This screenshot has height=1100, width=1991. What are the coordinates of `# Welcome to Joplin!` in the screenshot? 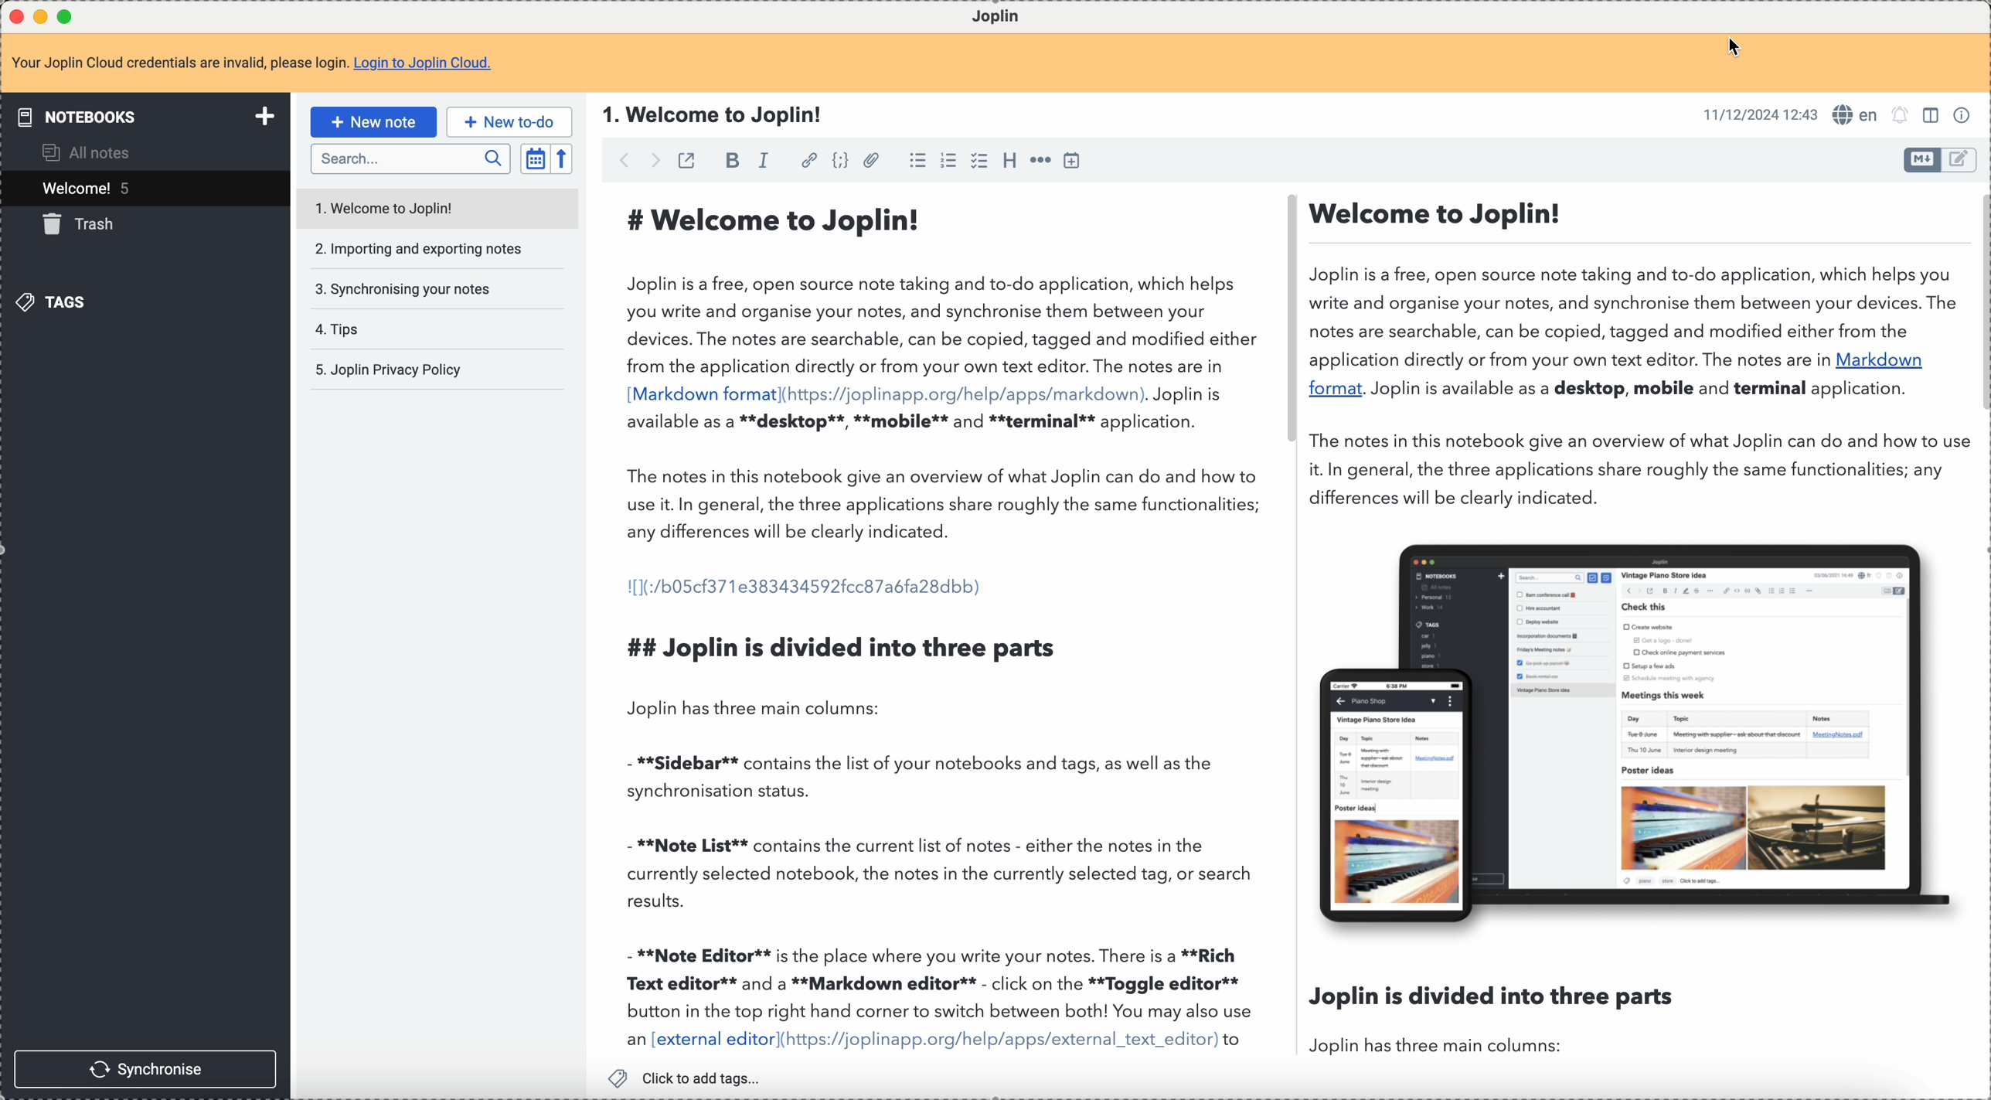 It's located at (781, 220).